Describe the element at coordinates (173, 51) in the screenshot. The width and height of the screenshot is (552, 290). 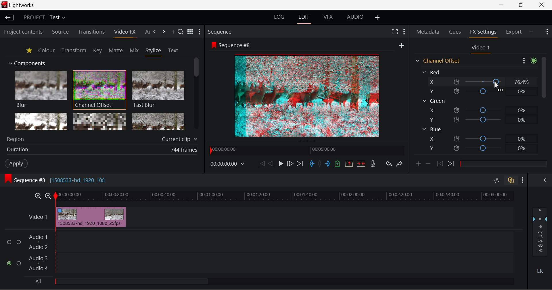
I see `Text` at that location.